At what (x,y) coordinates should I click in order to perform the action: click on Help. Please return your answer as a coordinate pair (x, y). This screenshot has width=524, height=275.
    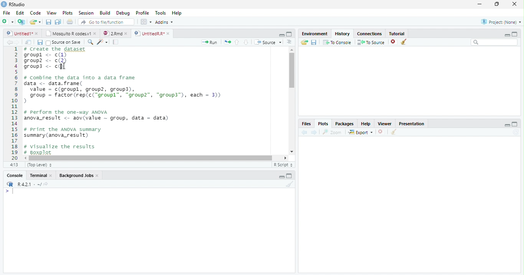
    Looking at the image, I should click on (176, 14).